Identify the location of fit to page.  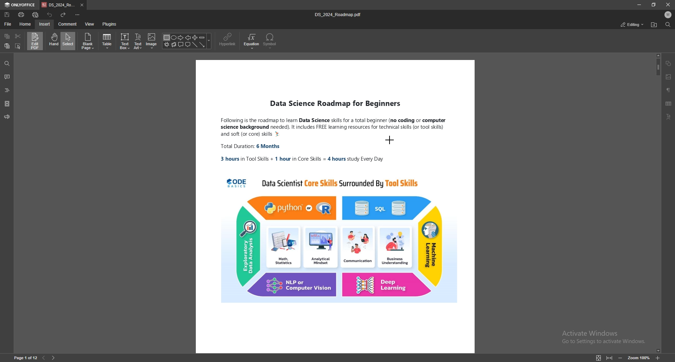
(598, 358).